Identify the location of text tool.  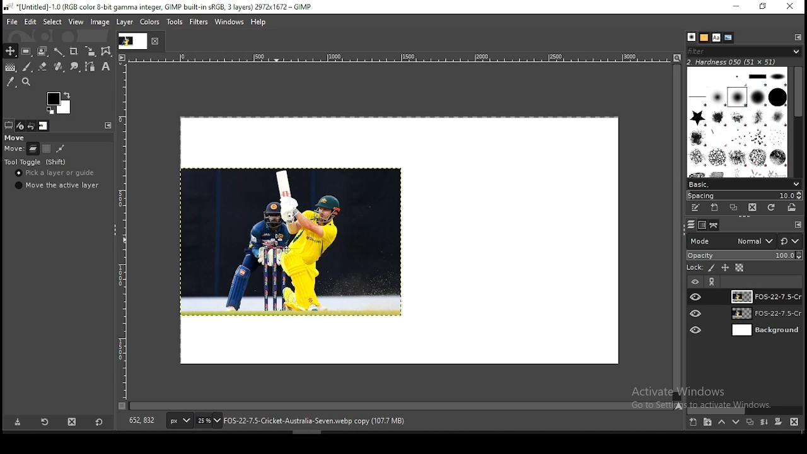
(105, 67).